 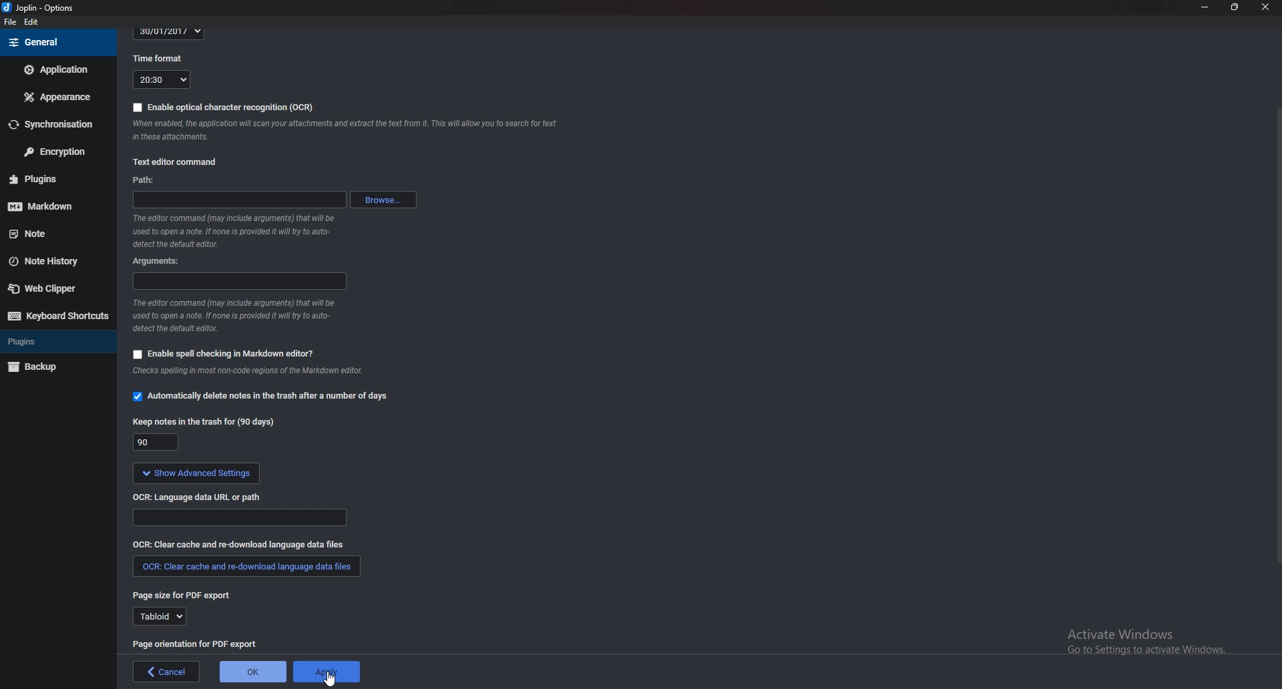 I want to click on scroll bar, so click(x=1277, y=334).